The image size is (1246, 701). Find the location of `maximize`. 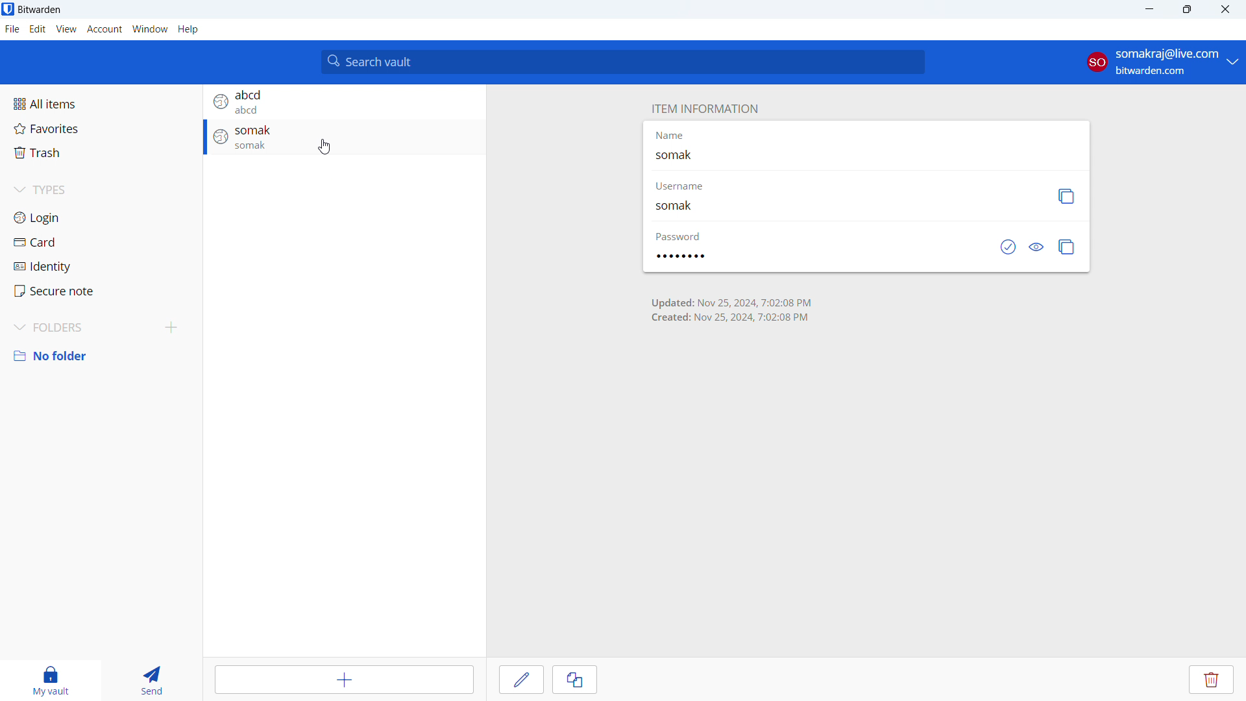

maximize is located at coordinates (1186, 10).